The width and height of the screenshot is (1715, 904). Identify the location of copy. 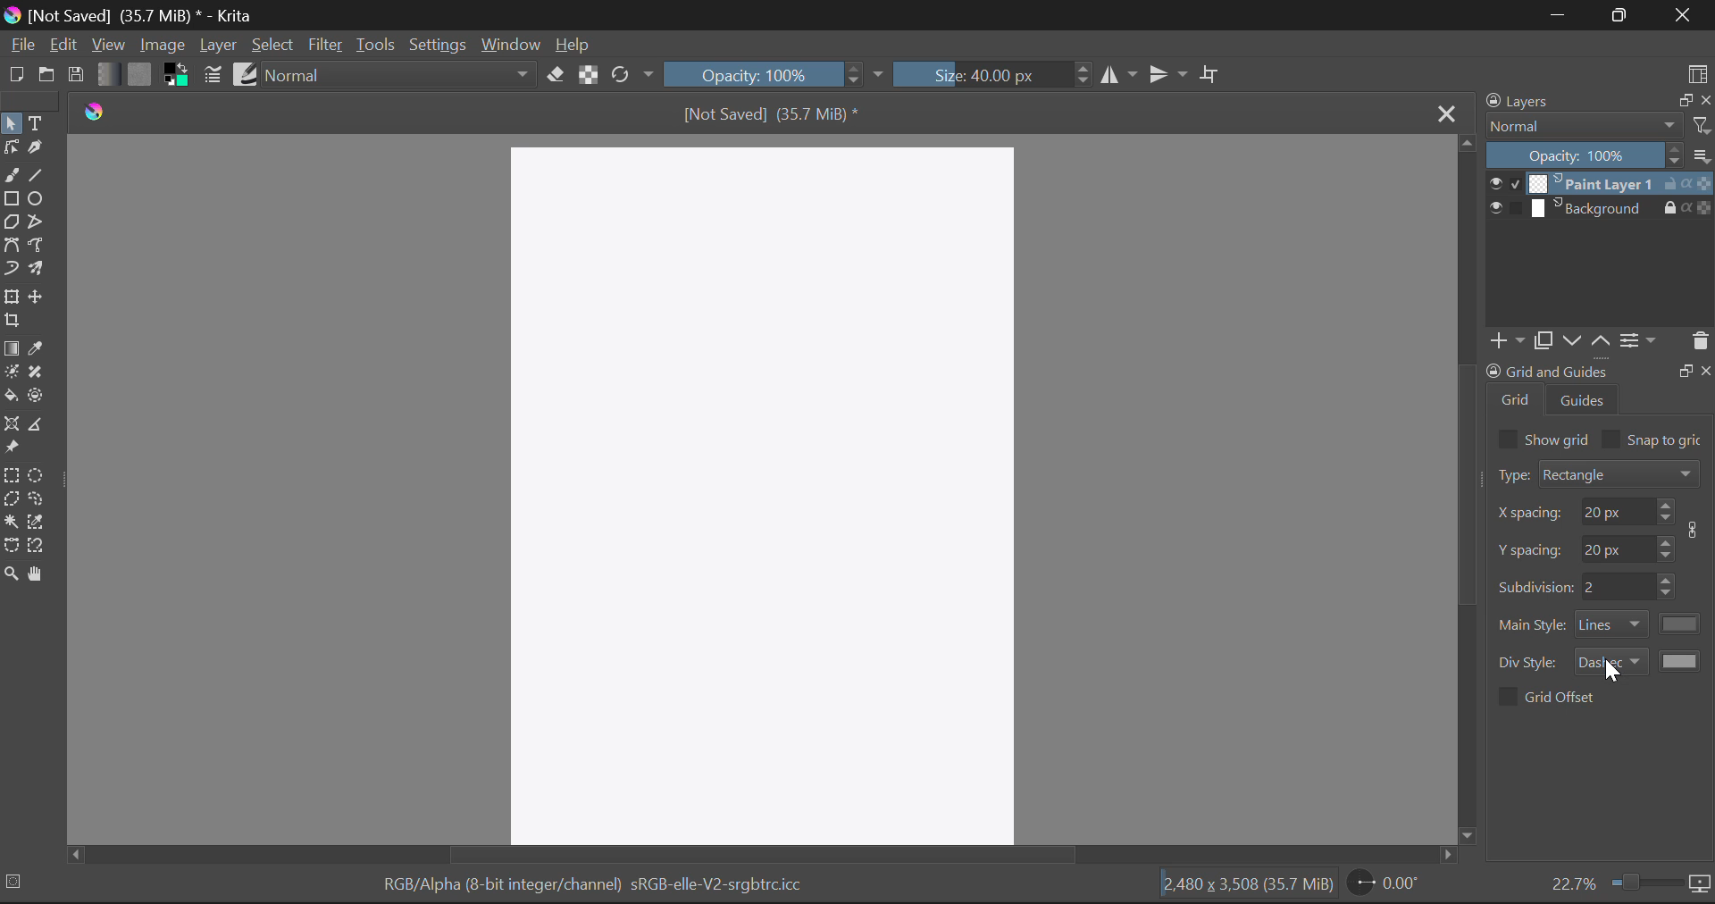
(1682, 99).